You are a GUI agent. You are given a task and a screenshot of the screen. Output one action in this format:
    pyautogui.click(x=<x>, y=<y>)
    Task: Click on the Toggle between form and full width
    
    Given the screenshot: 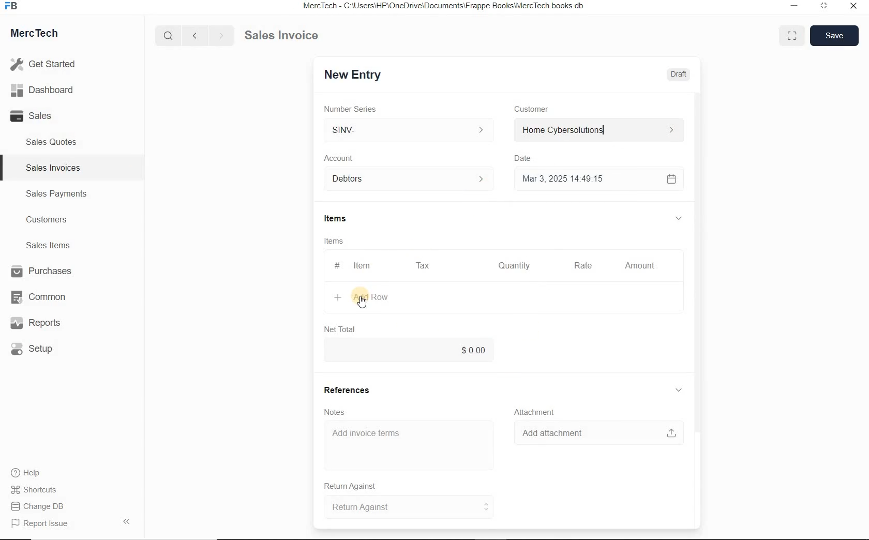 What is the action you would take?
    pyautogui.click(x=789, y=35)
    